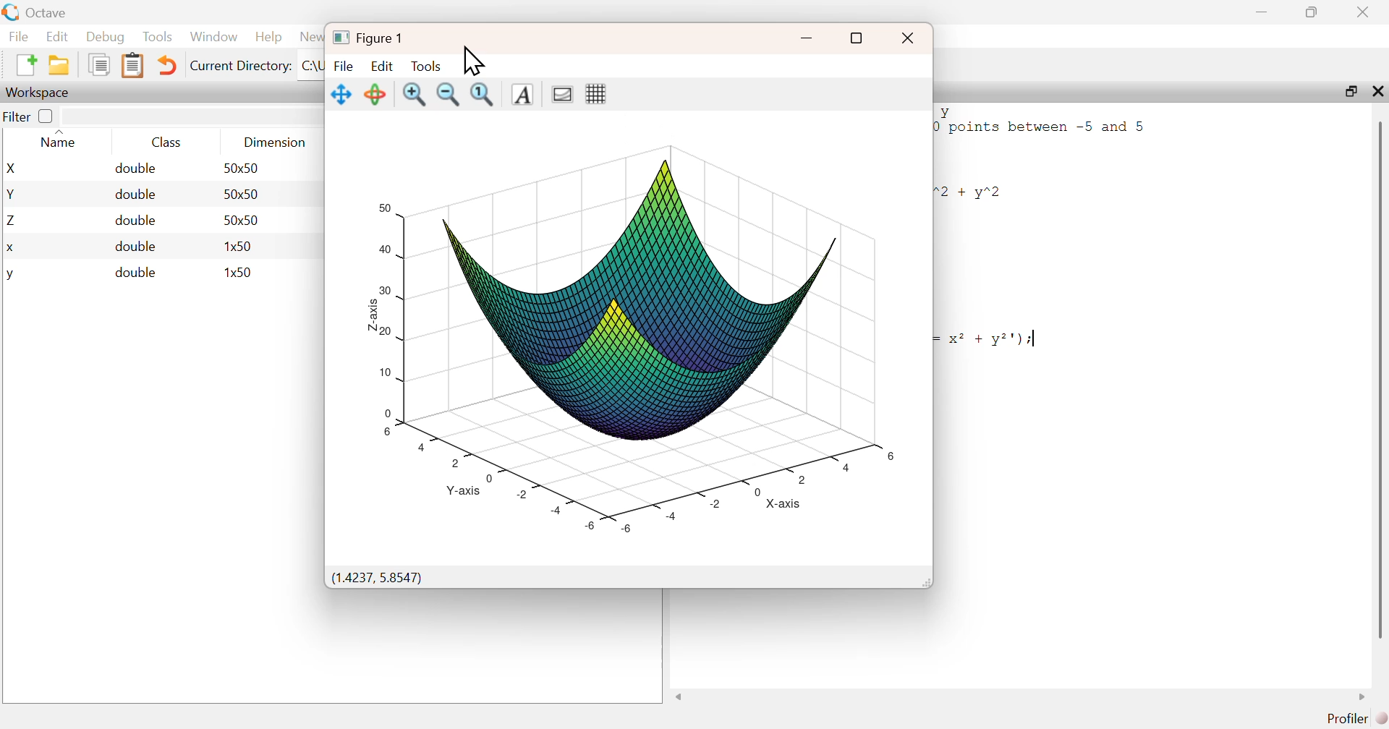 This screenshot has height=729, width=1389. Describe the element at coordinates (12, 13) in the screenshot. I see `Logo` at that location.